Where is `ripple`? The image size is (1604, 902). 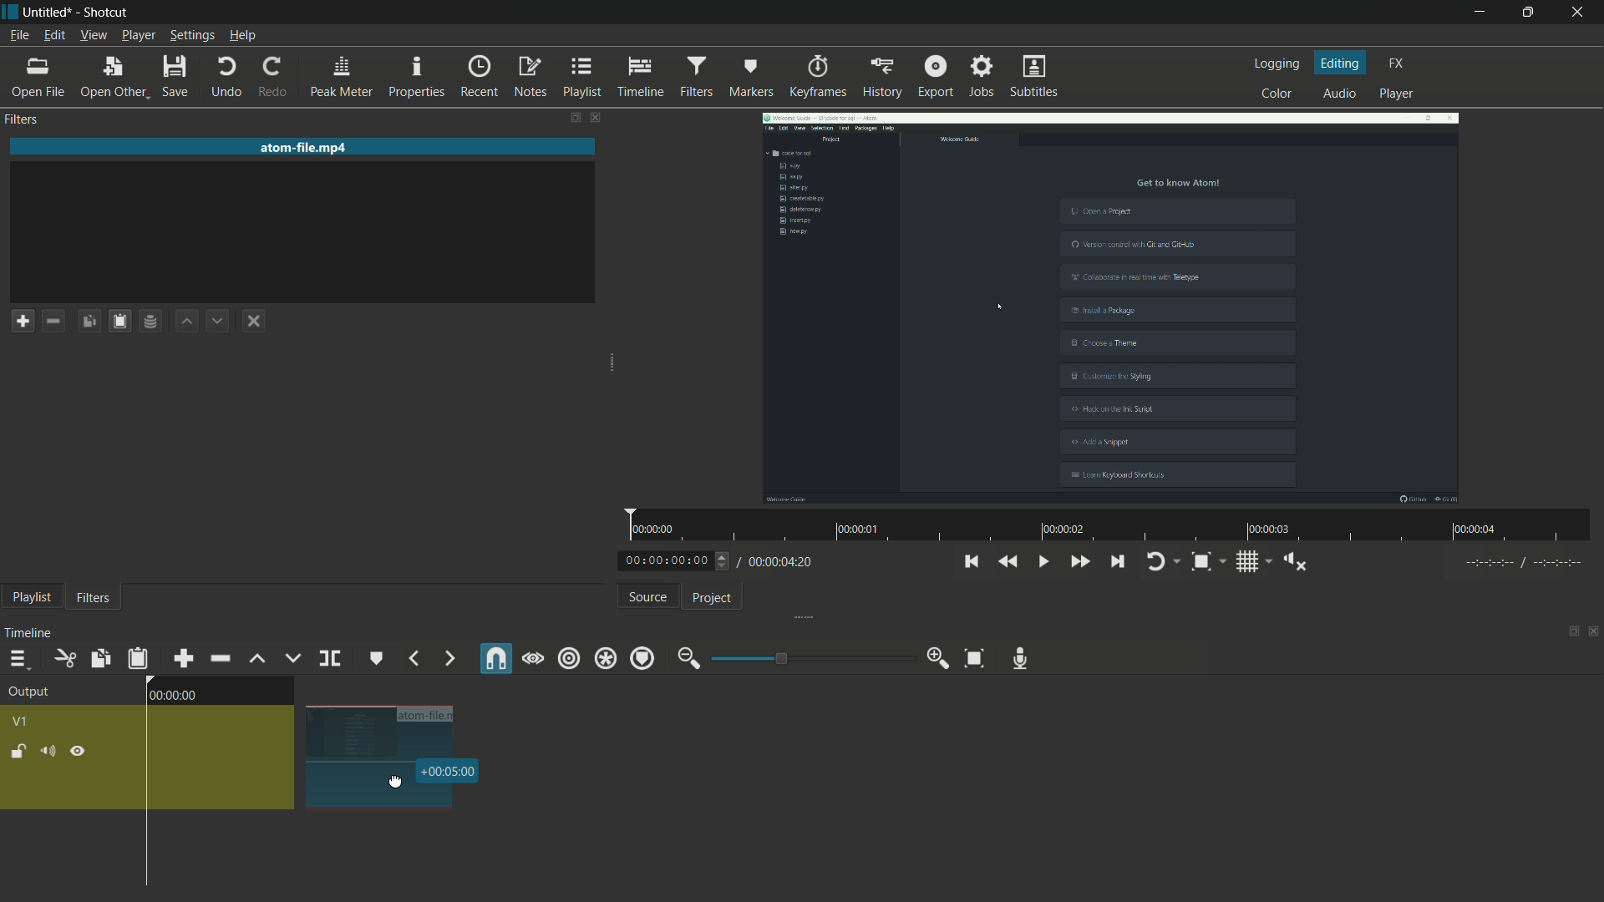 ripple is located at coordinates (569, 658).